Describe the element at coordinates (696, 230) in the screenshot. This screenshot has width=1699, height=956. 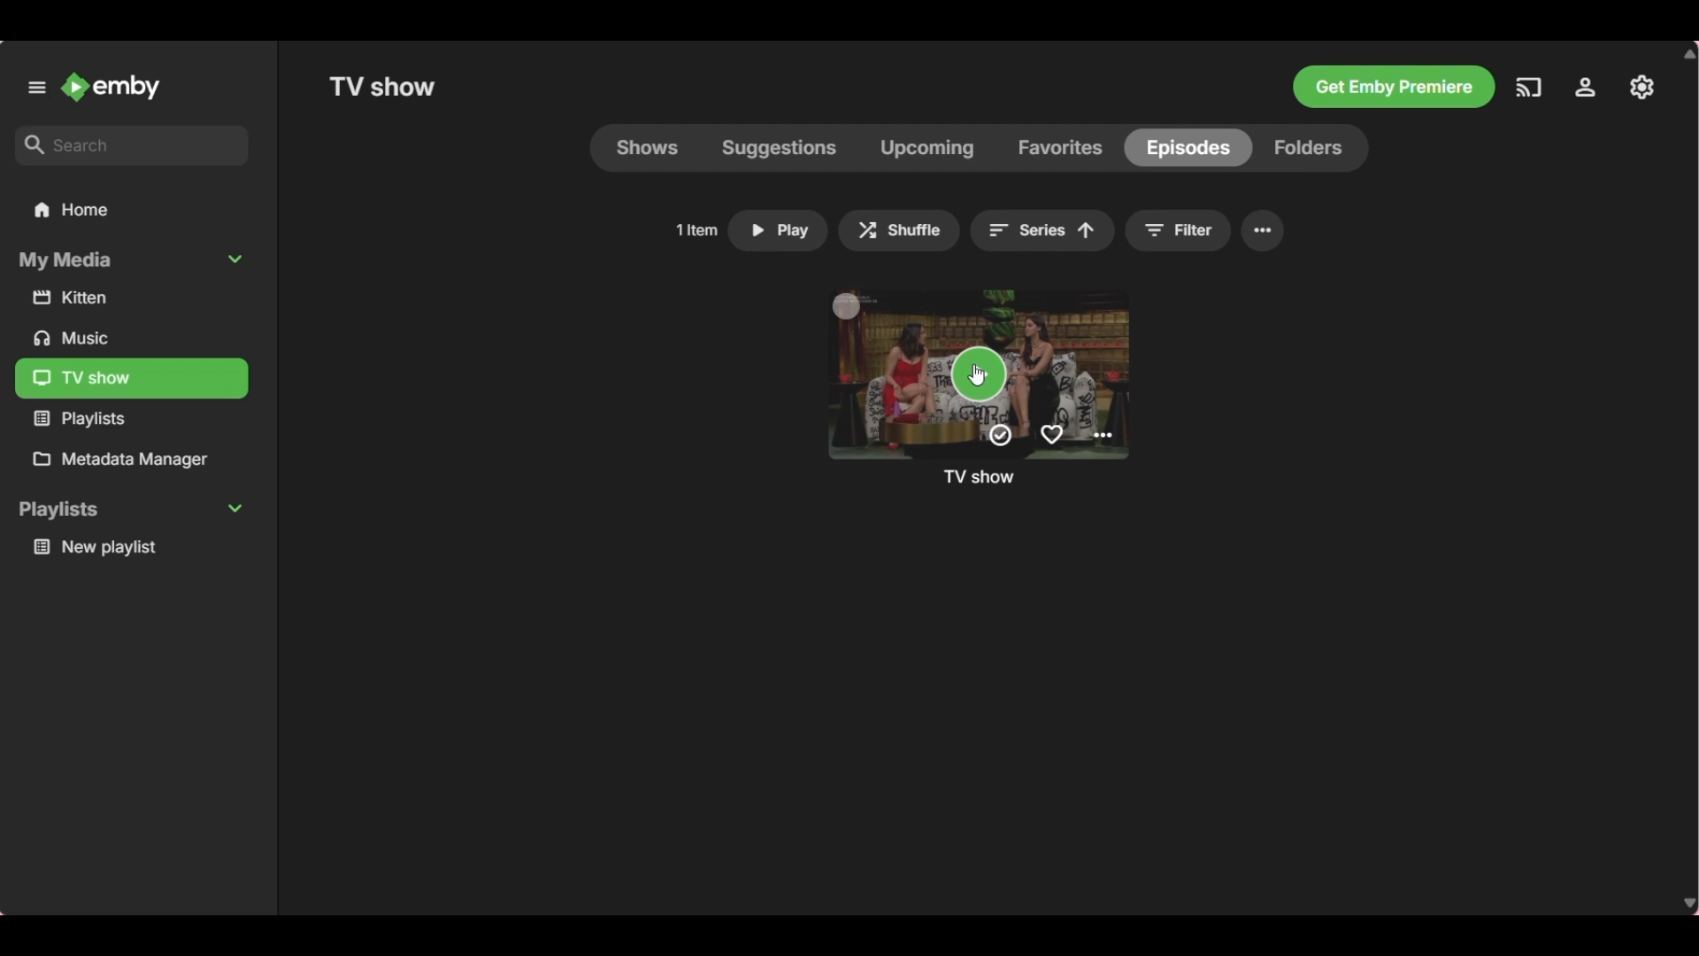
I see `Number of items in selected folder` at that location.